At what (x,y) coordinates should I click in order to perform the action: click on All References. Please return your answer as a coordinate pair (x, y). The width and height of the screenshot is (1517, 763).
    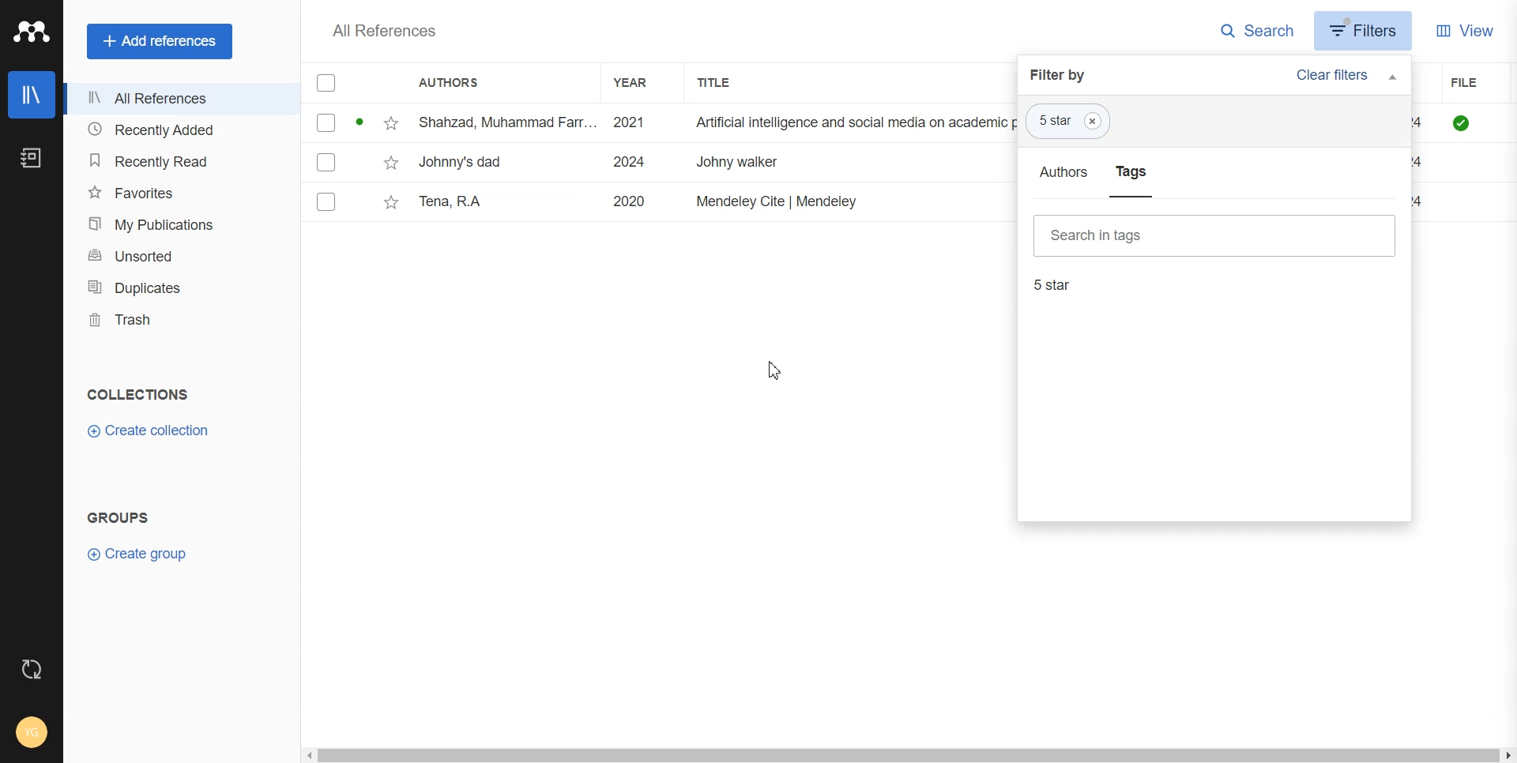
    Looking at the image, I should click on (179, 100).